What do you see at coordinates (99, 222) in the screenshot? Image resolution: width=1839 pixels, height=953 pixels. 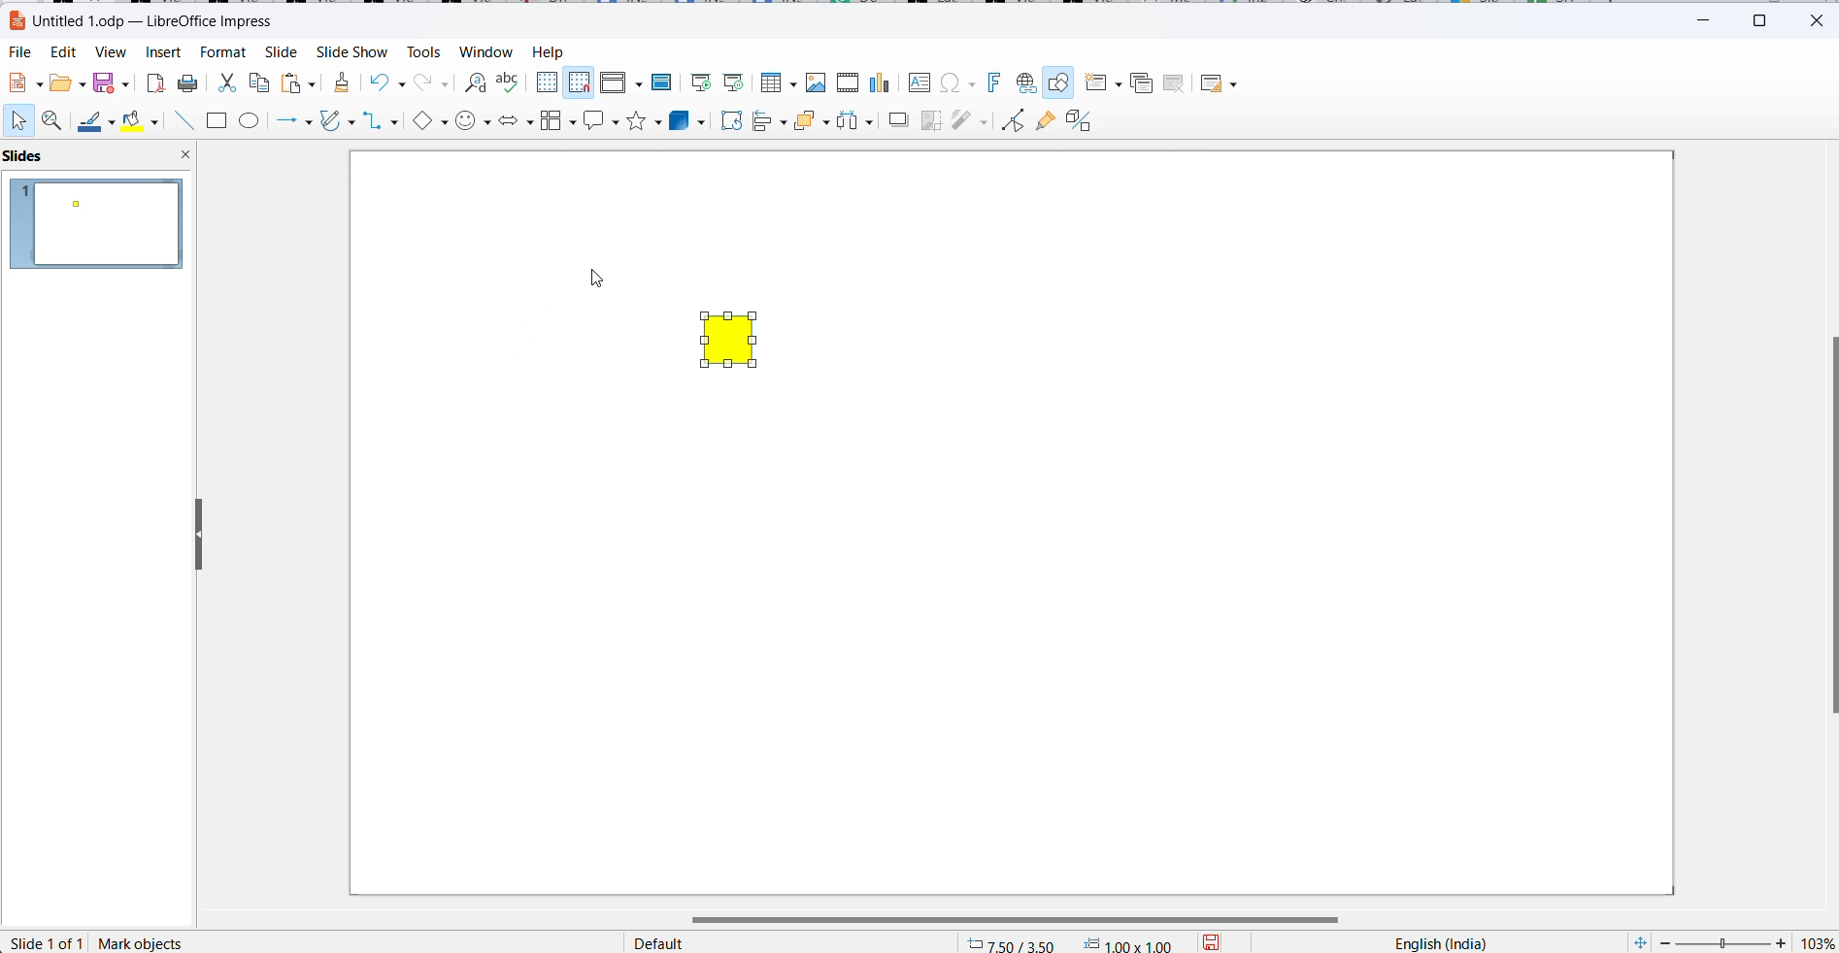 I see `slide preview` at bounding box center [99, 222].